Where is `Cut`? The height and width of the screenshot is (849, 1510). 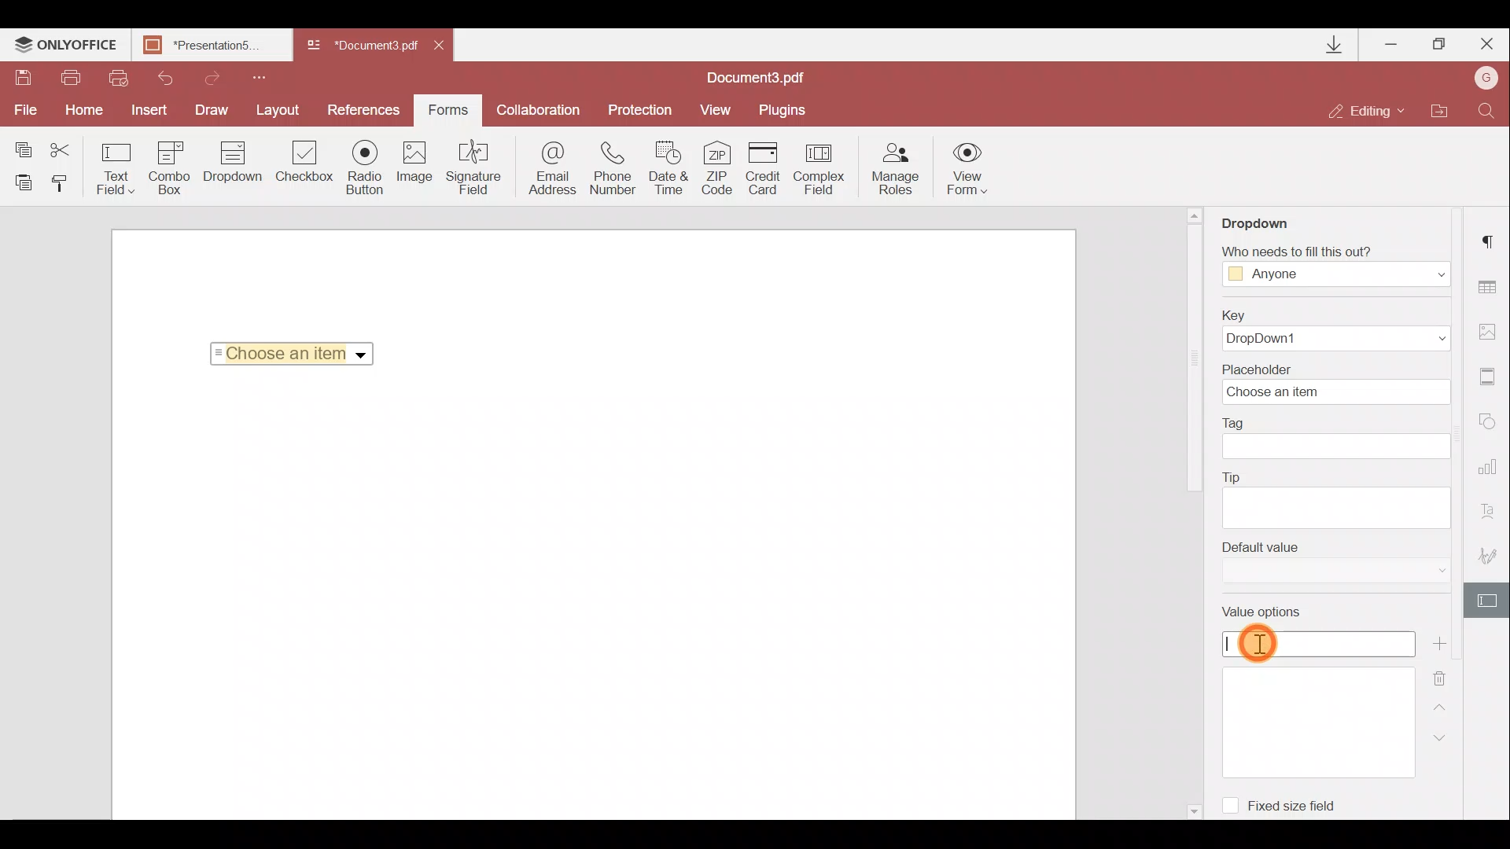 Cut is located at coordinates (70, 147).